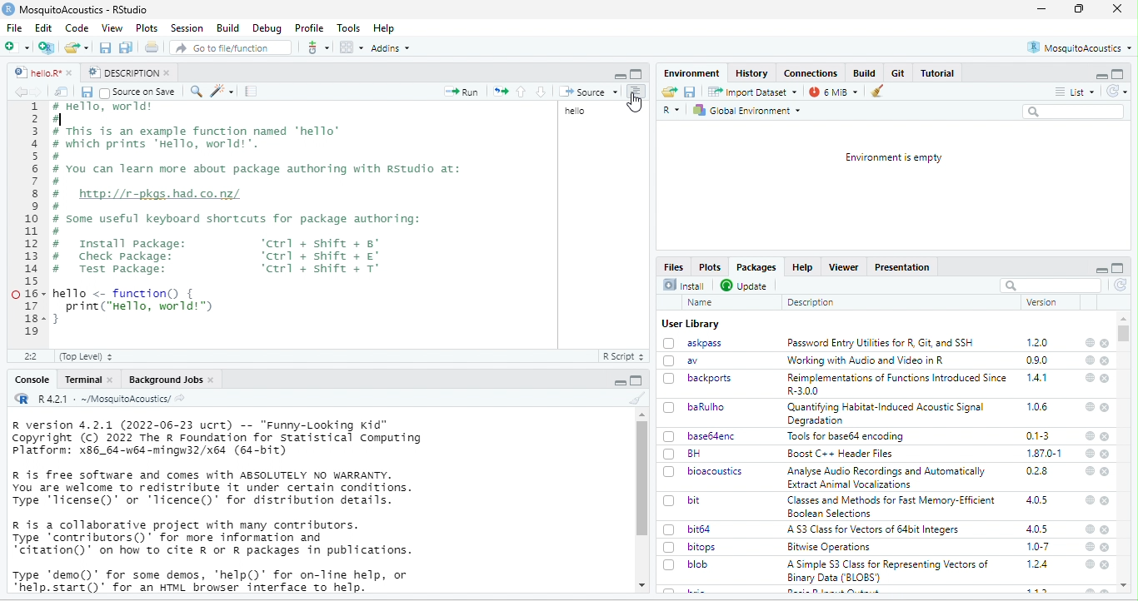  Describe the element at coordinates (1105, 343) in the screenshot. I see `close` at that location.